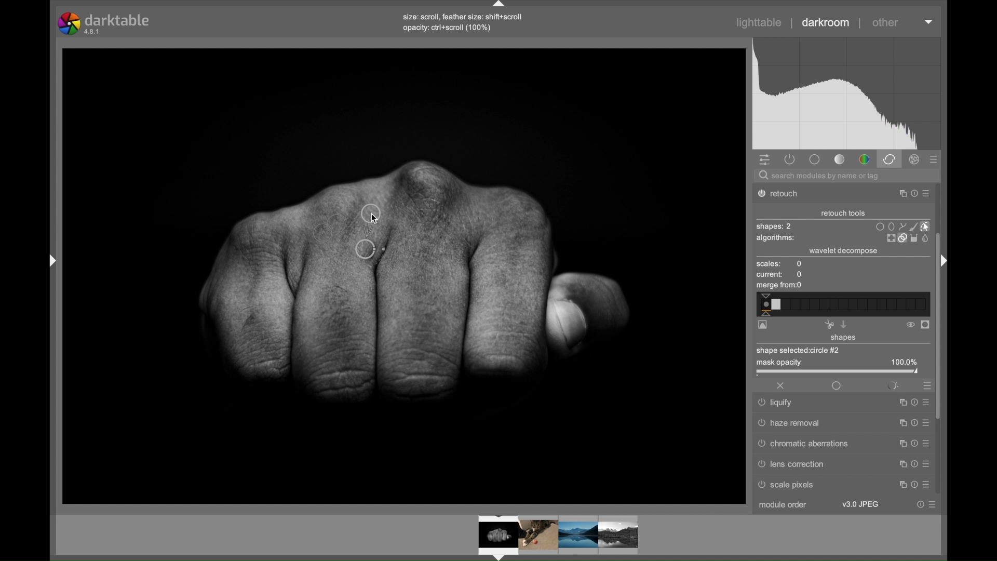  Describe the element at coordinates (840, 159) in the screenshot. I see `tone` at that location.